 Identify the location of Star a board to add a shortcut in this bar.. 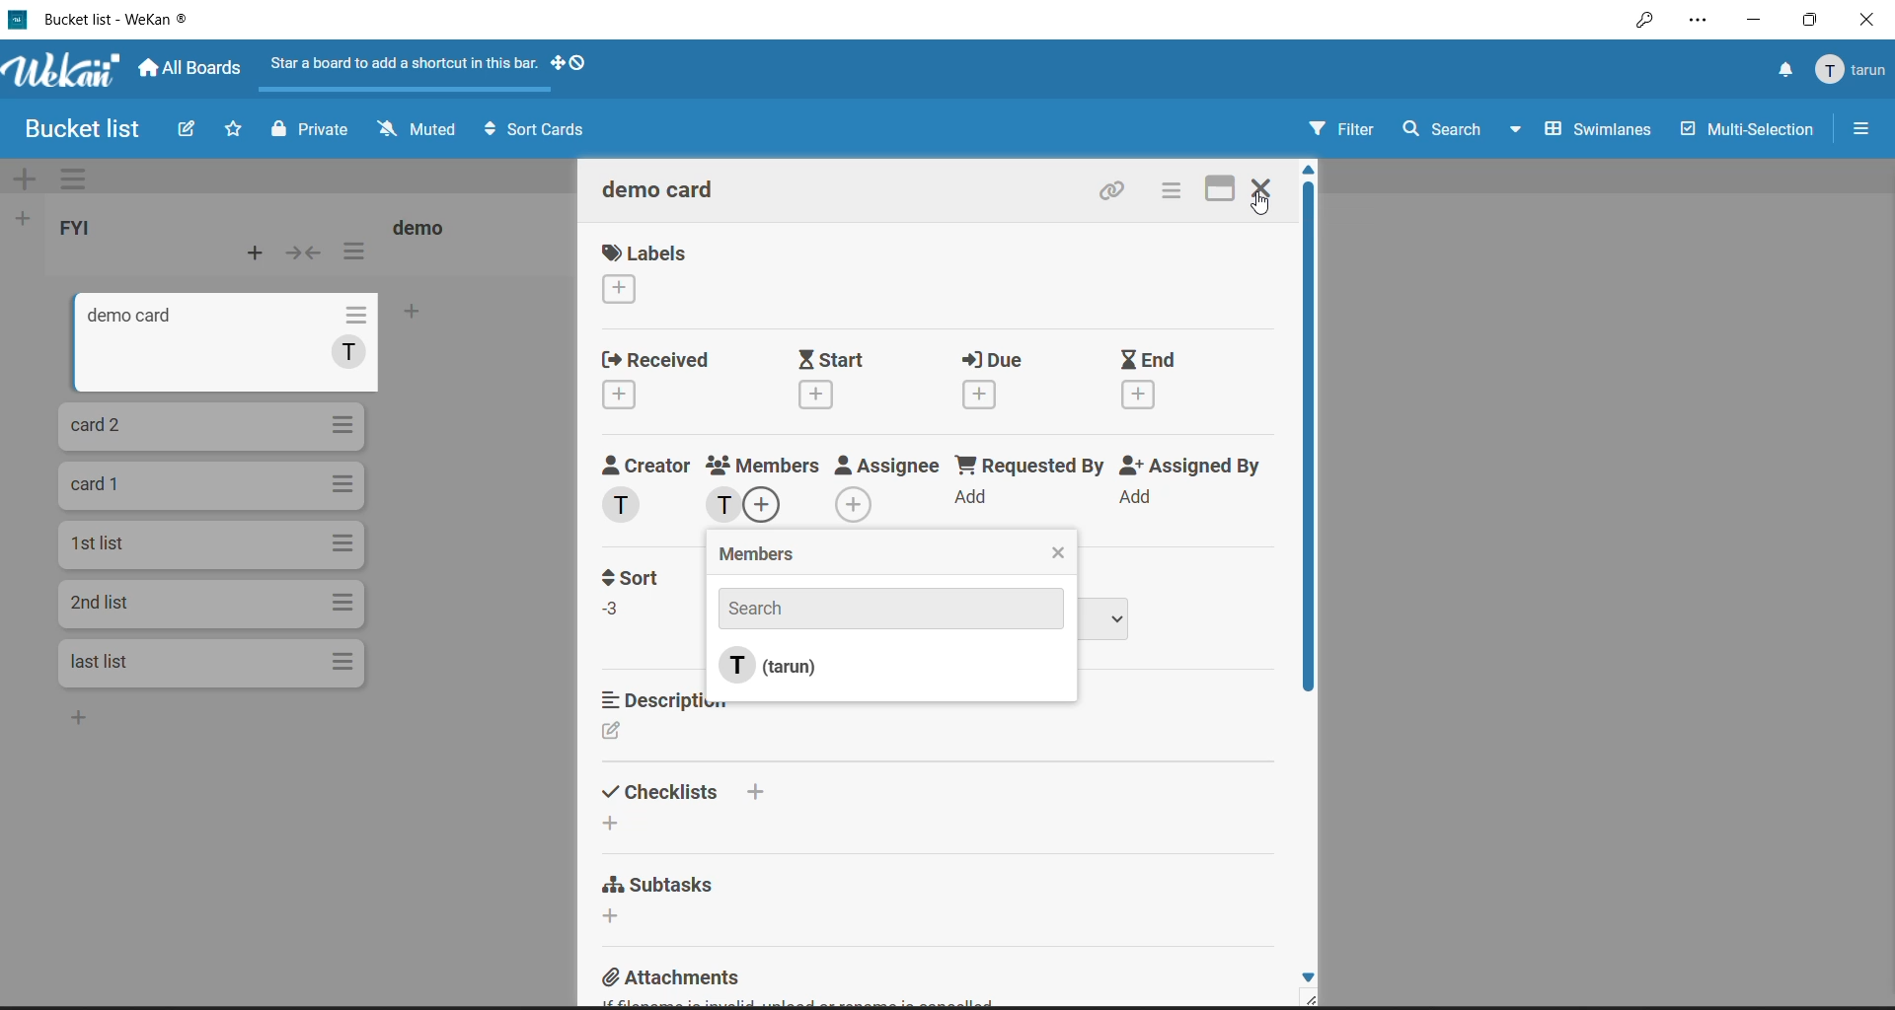
(406, 63).